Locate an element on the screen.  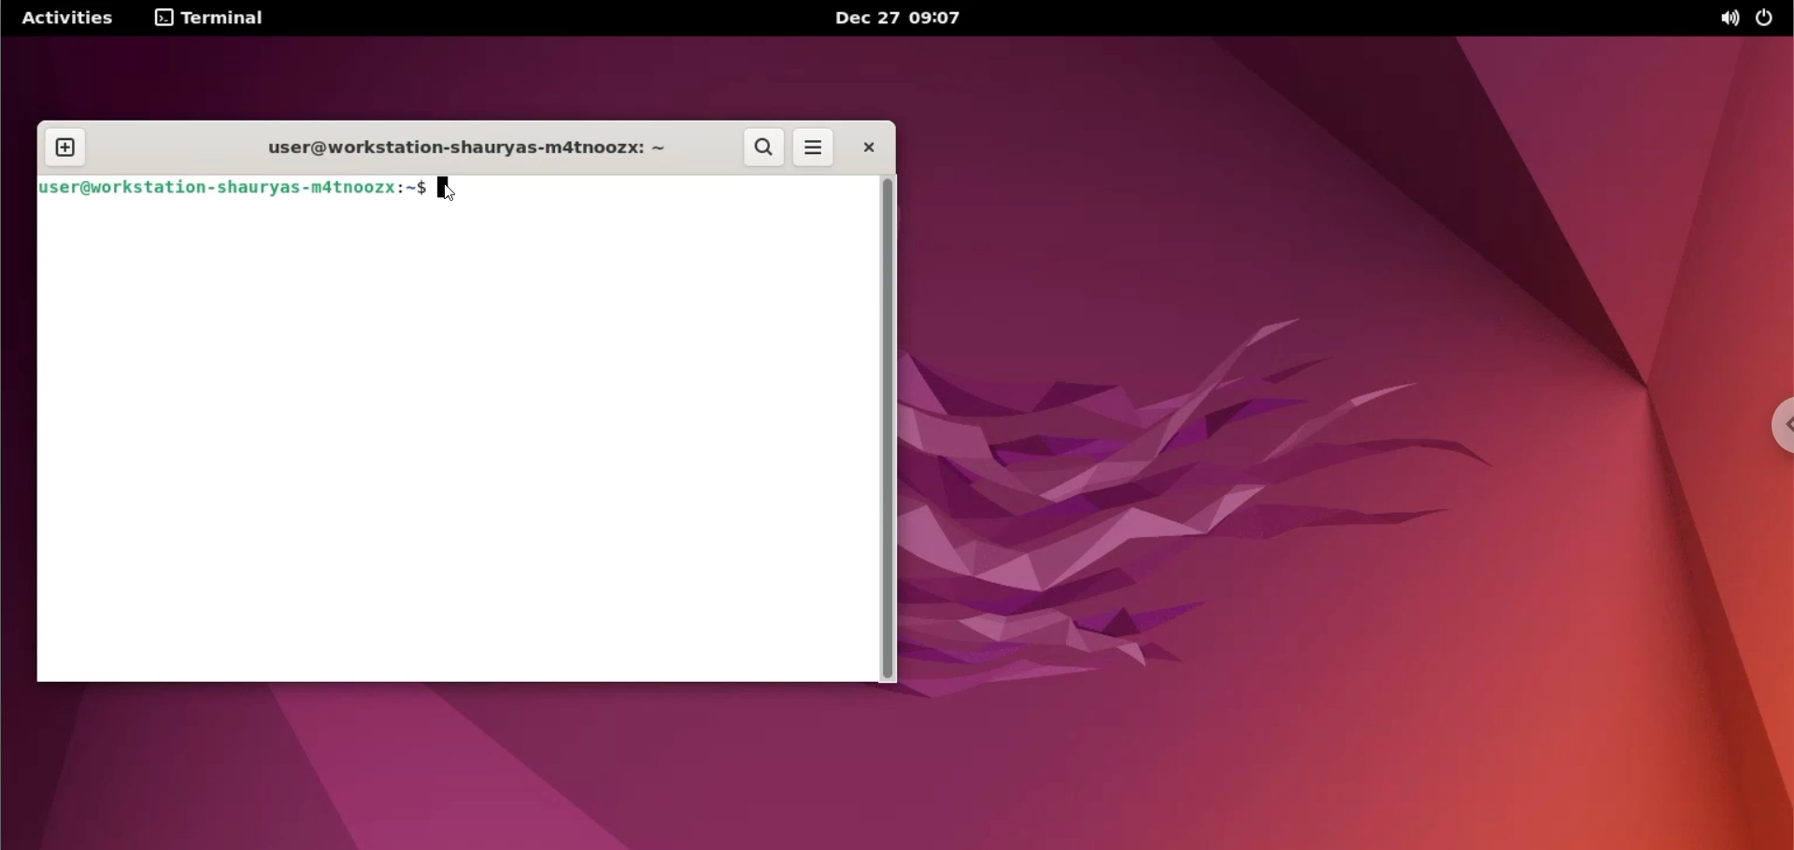
user@workstation-shauryas-m4tnoozx:~ is located at coordinates (459, 147).